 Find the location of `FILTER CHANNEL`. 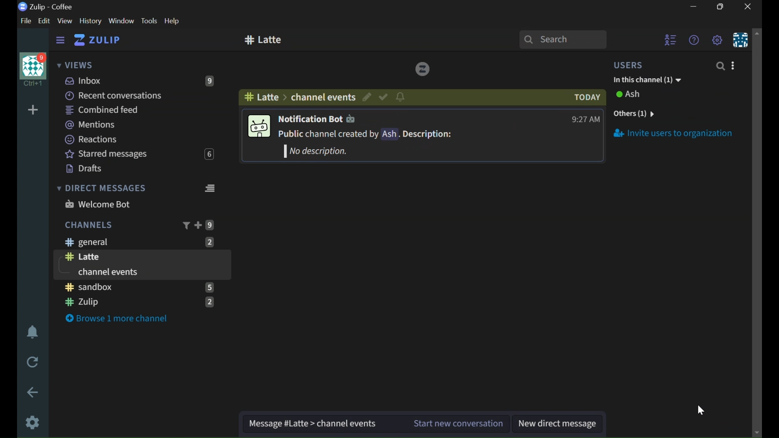

FILTER CHANNEL is located at coordinates (187, 225).